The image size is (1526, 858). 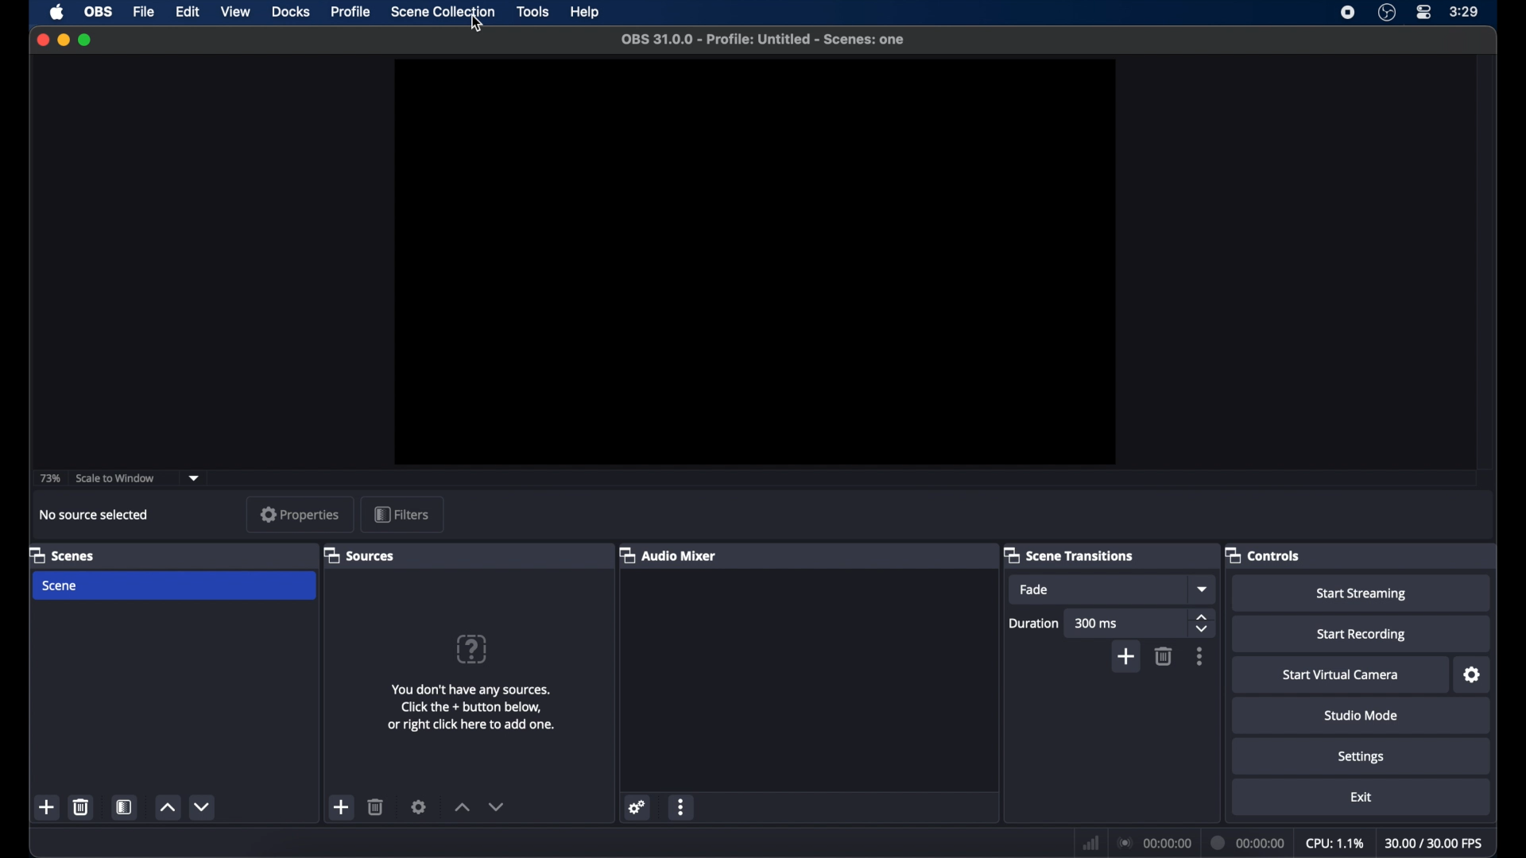 I want to click on delete, so click(x=377, y=807).